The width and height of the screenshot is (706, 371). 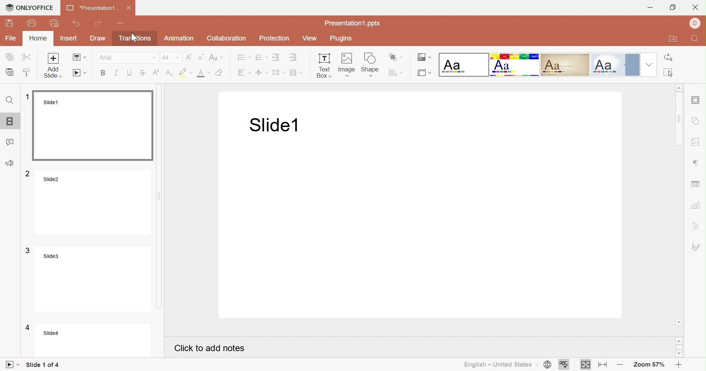 What do you see at coordinates (680, 355) in the screenshot?
I see `Scroll down` at bounding box center [680, 355].